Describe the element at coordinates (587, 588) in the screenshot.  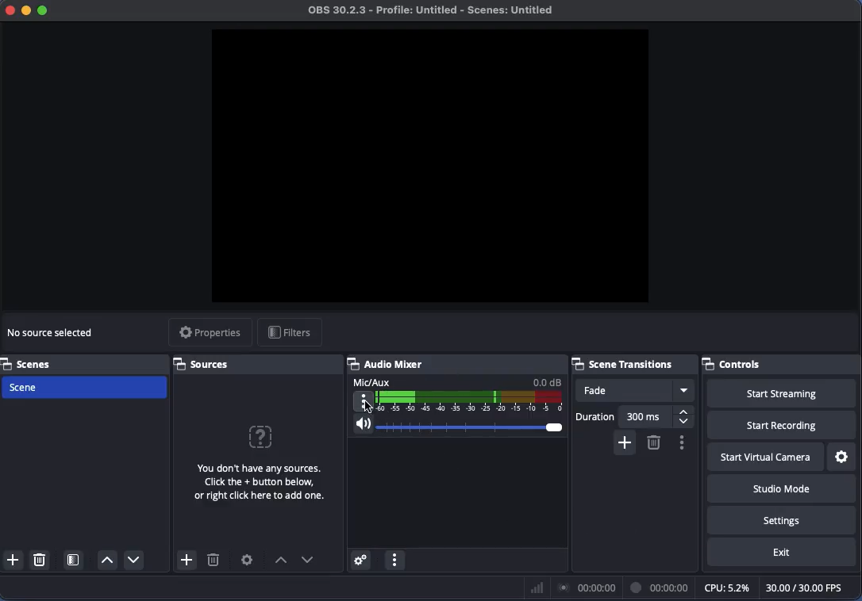
I see `Braodcast` at that location.